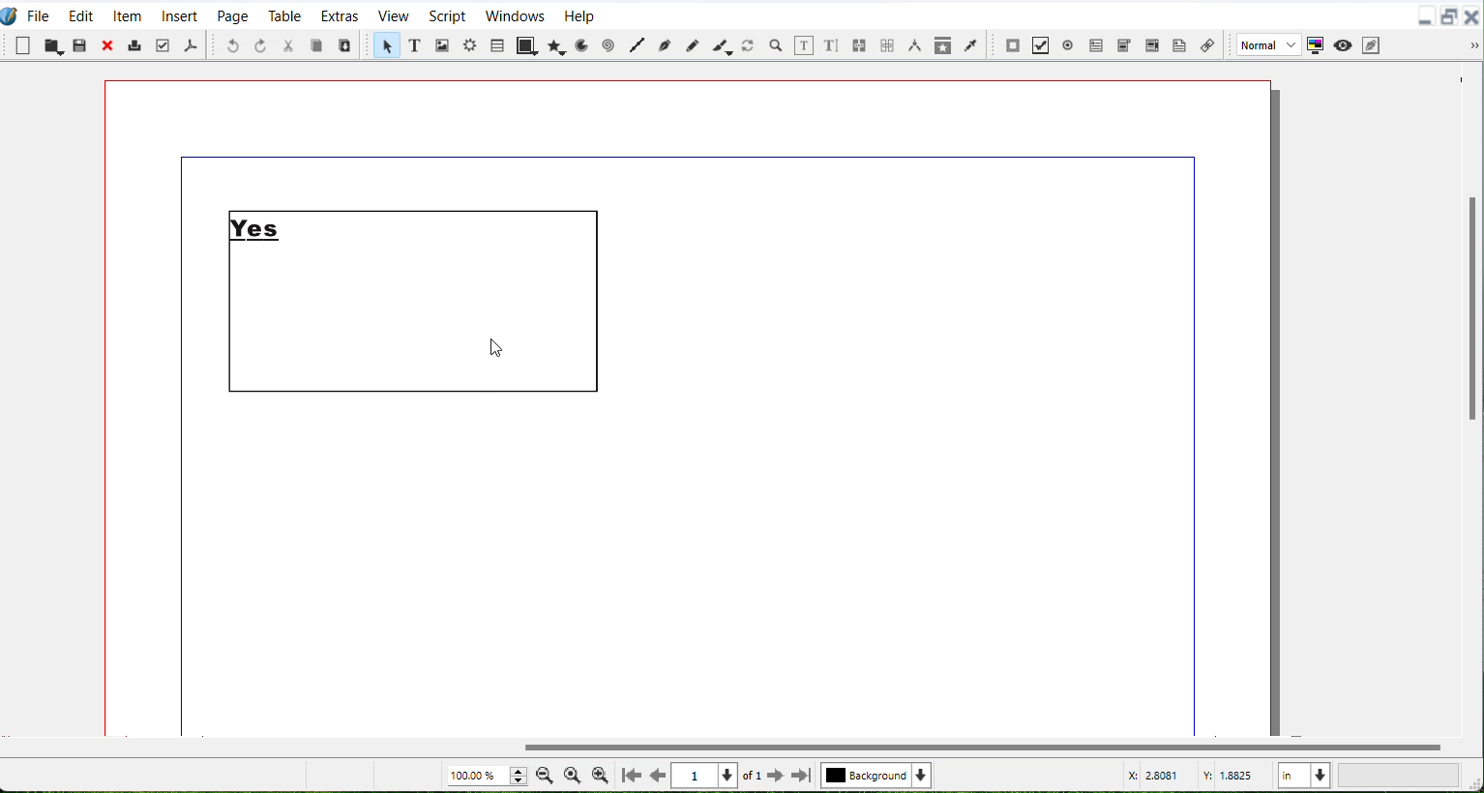  Describe the element at coordinates (1304, 774) in the screenshot. I see `Measurement in Inches` at that location.